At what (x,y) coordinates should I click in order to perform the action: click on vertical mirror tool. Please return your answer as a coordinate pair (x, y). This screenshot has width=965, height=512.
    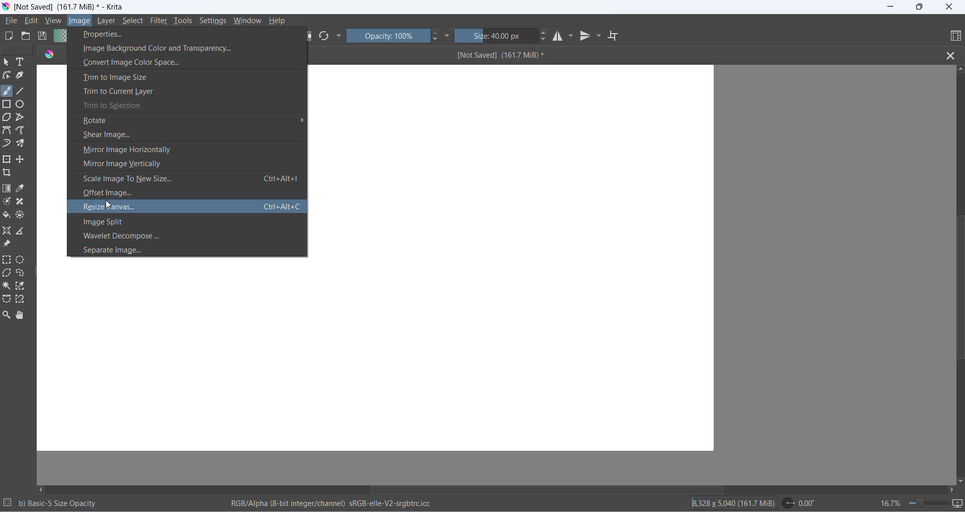
    Looking at the image, I should click on (586, 37).